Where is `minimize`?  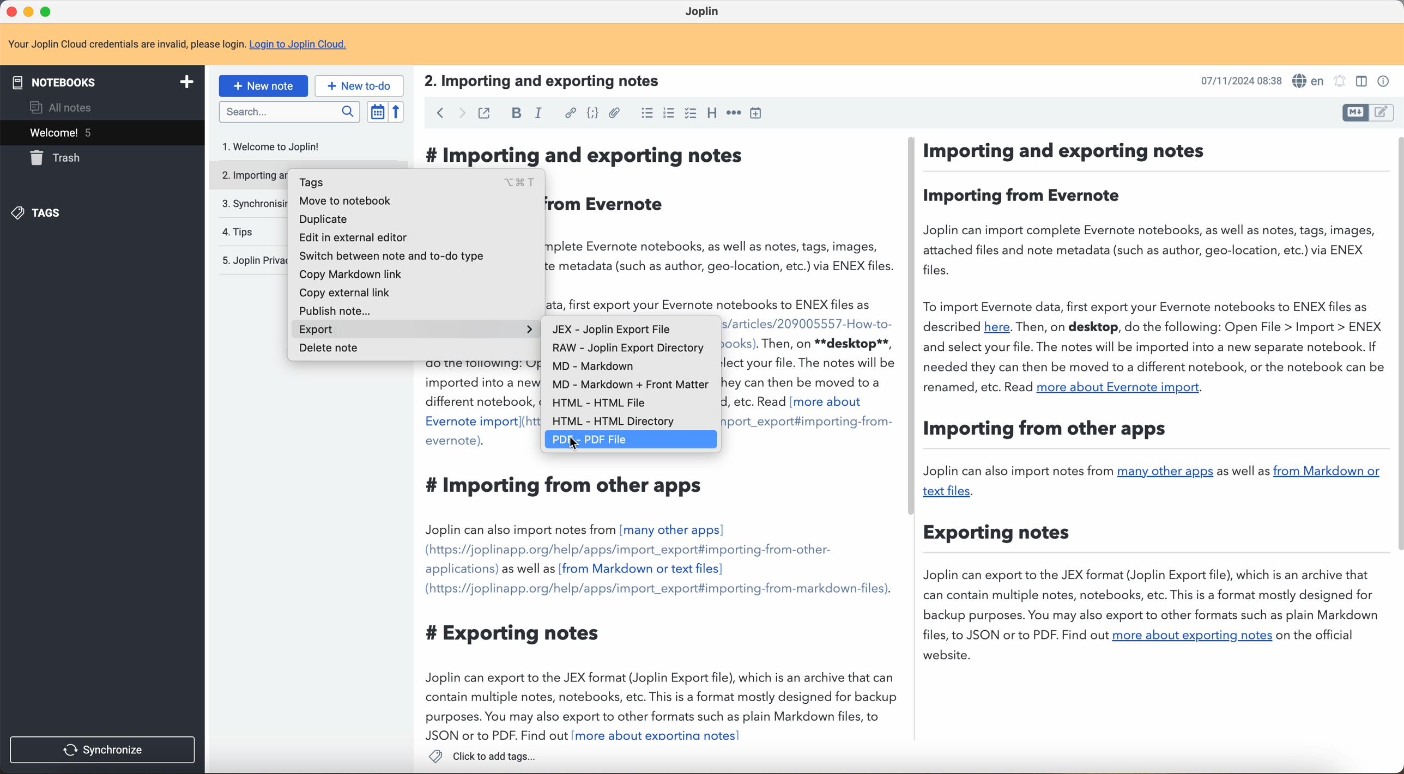
minimize is located at coordinates (31, 11).